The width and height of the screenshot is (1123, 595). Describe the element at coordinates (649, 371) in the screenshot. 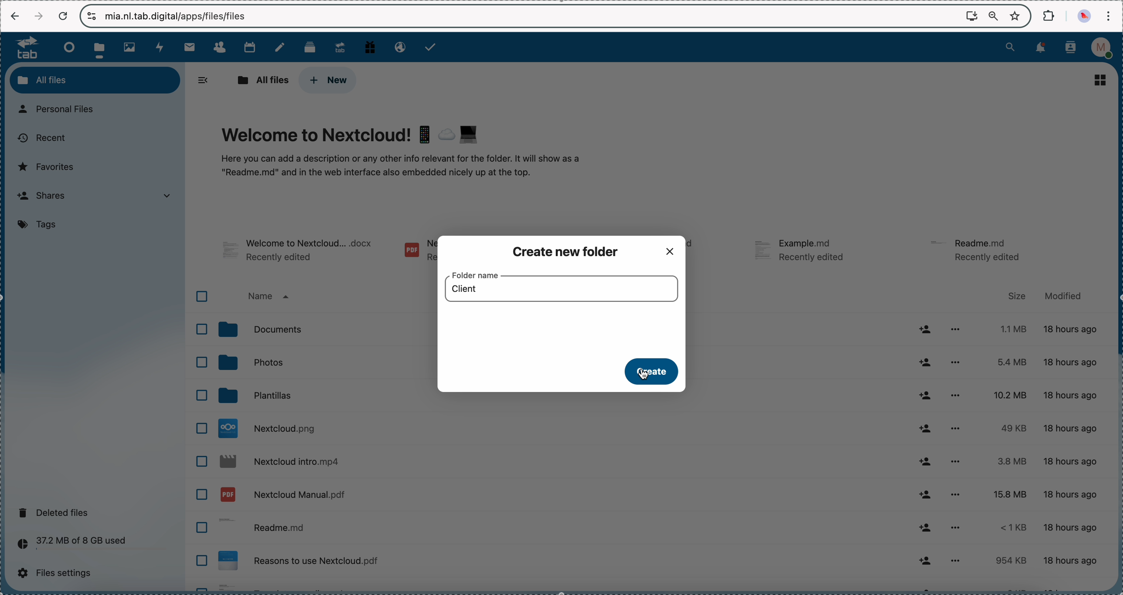

I see `create button` at that location.